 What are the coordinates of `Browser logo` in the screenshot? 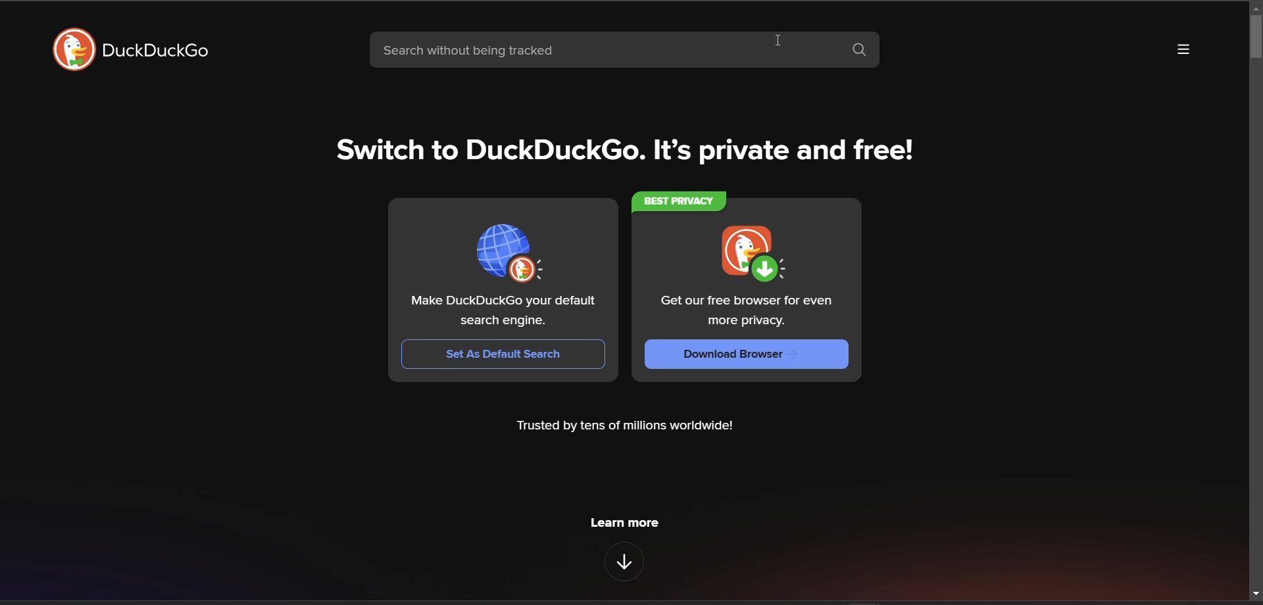 It's located at (74, 49).